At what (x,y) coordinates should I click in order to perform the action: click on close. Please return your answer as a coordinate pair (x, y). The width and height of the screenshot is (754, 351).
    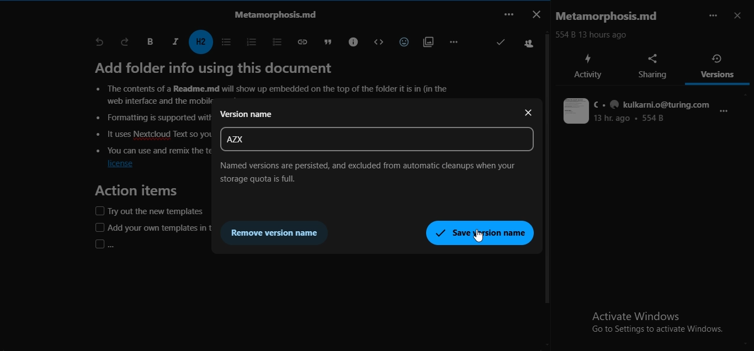
    Looking at the image, I should click on (535, 13).